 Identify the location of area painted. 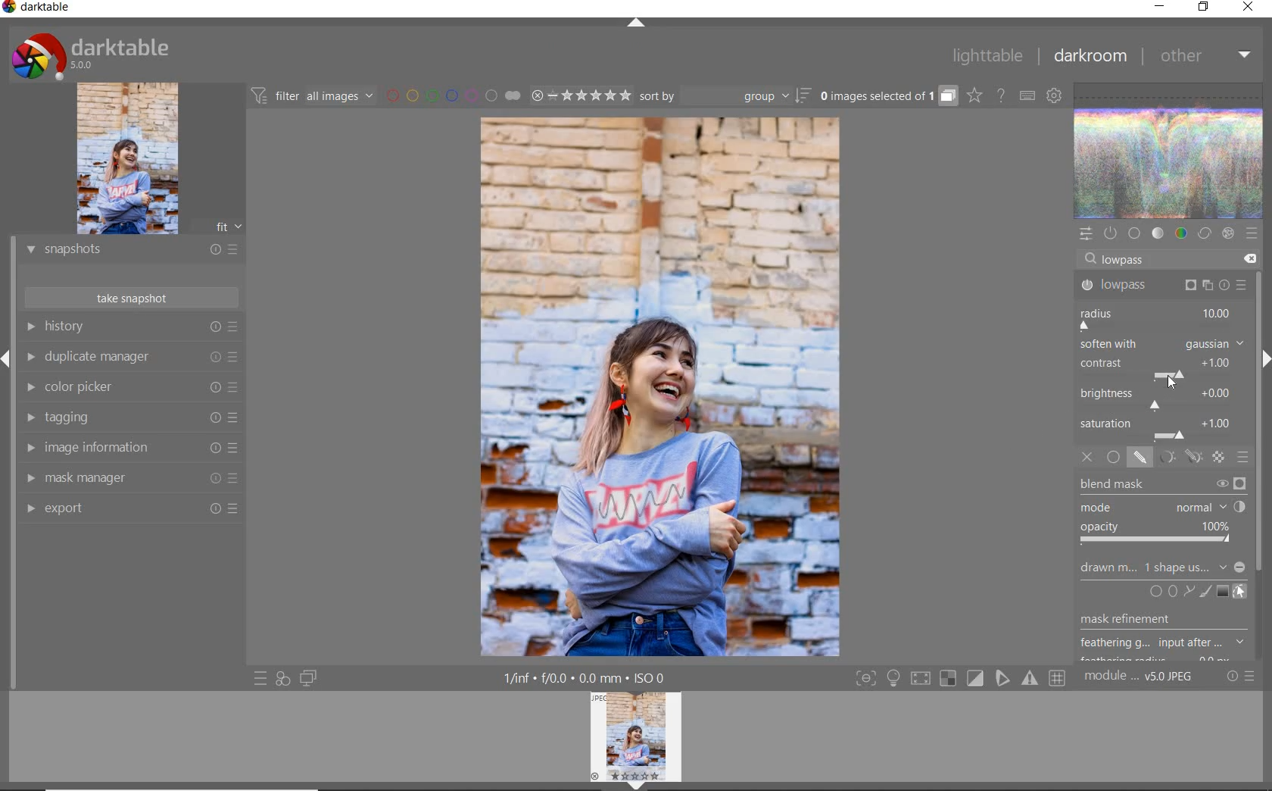
(645, 501).